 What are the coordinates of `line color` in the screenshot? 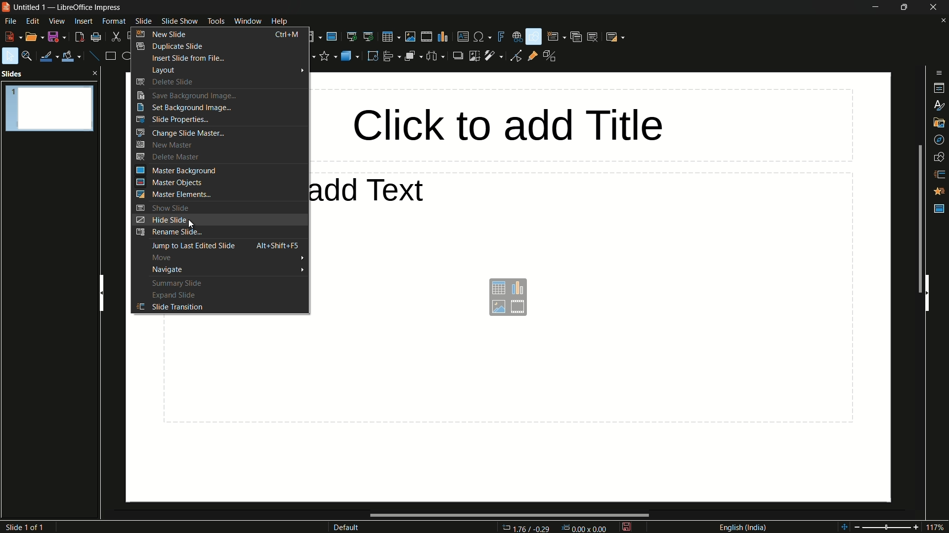 It's located at (48, 57).